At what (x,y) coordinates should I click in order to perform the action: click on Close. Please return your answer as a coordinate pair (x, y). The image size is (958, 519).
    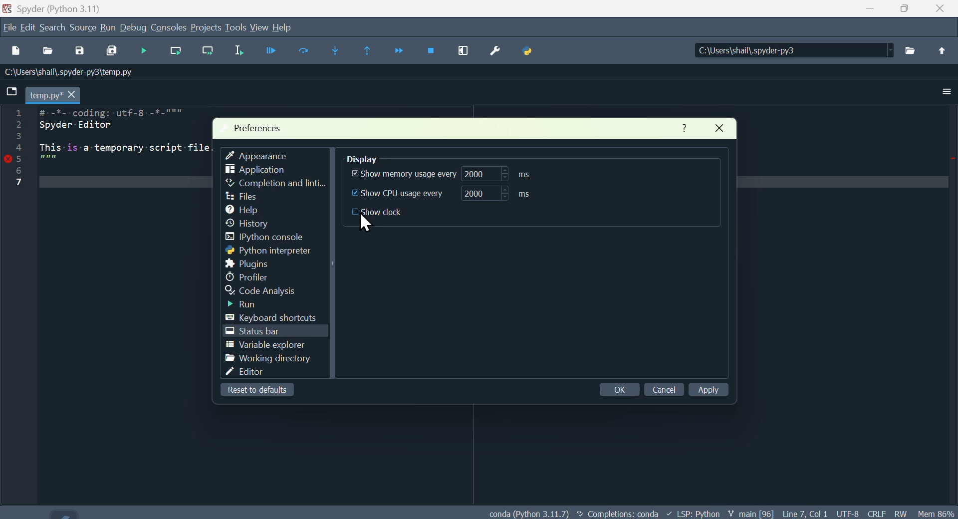
    Looking at the image, I should click on (727, 130).